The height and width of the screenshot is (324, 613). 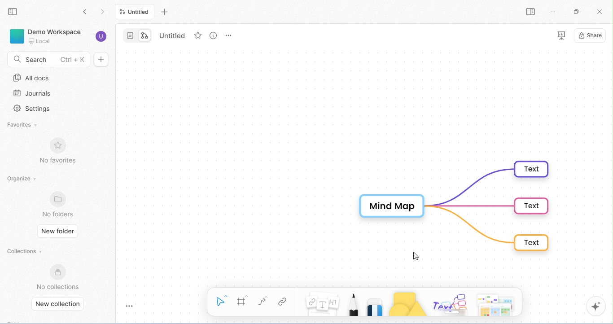 I want to click on new folder, so click(x=58, y=232).